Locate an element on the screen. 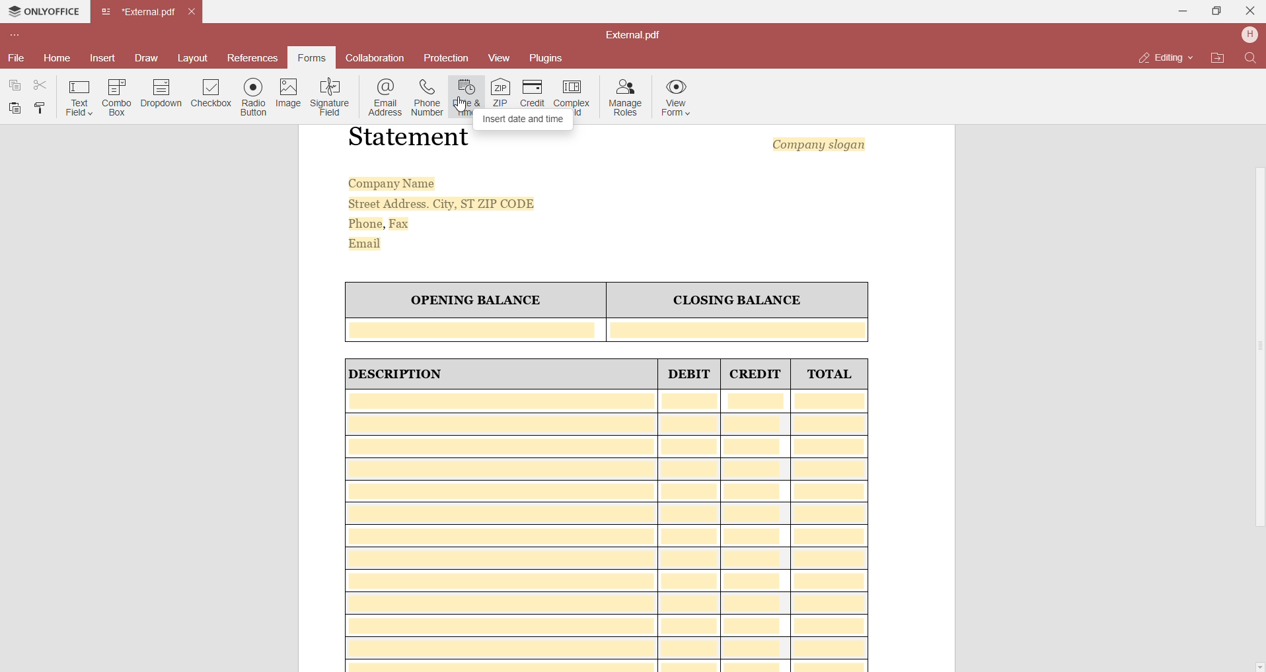  Minimize is located at coordinates (1178, 11).